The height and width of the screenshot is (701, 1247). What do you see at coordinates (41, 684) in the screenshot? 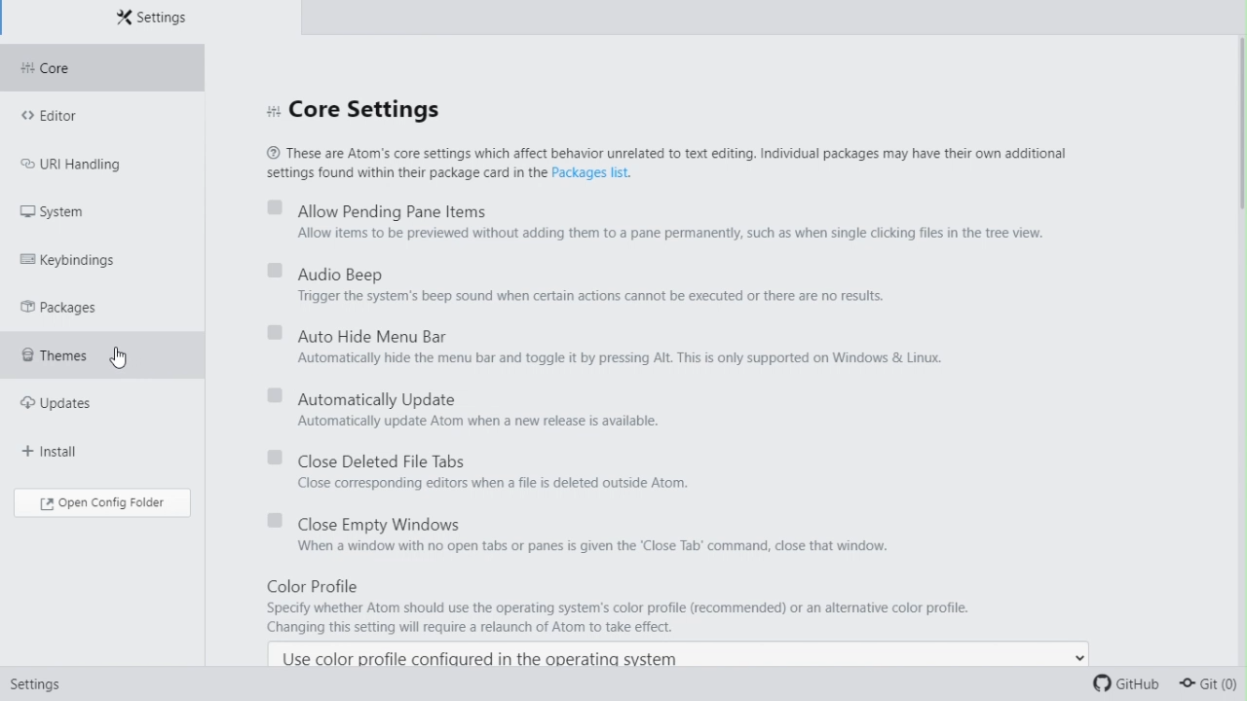
I see `setting` at bounding box center [41, 684].